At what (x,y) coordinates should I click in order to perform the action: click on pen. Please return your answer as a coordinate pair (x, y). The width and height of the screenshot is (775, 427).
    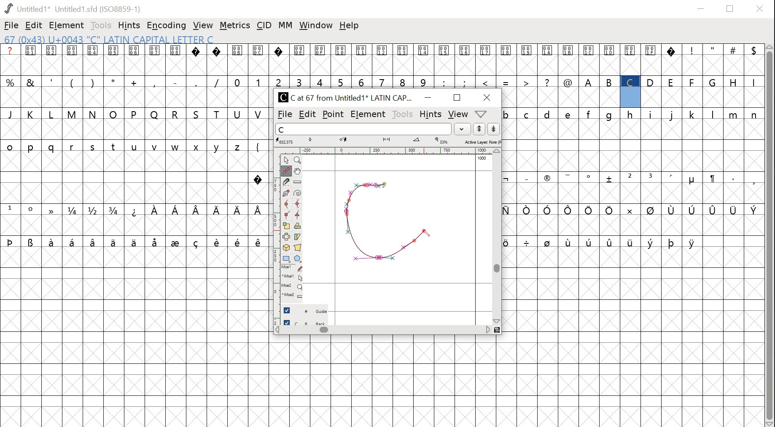
    Looking at the image, I should click on (288, 193).